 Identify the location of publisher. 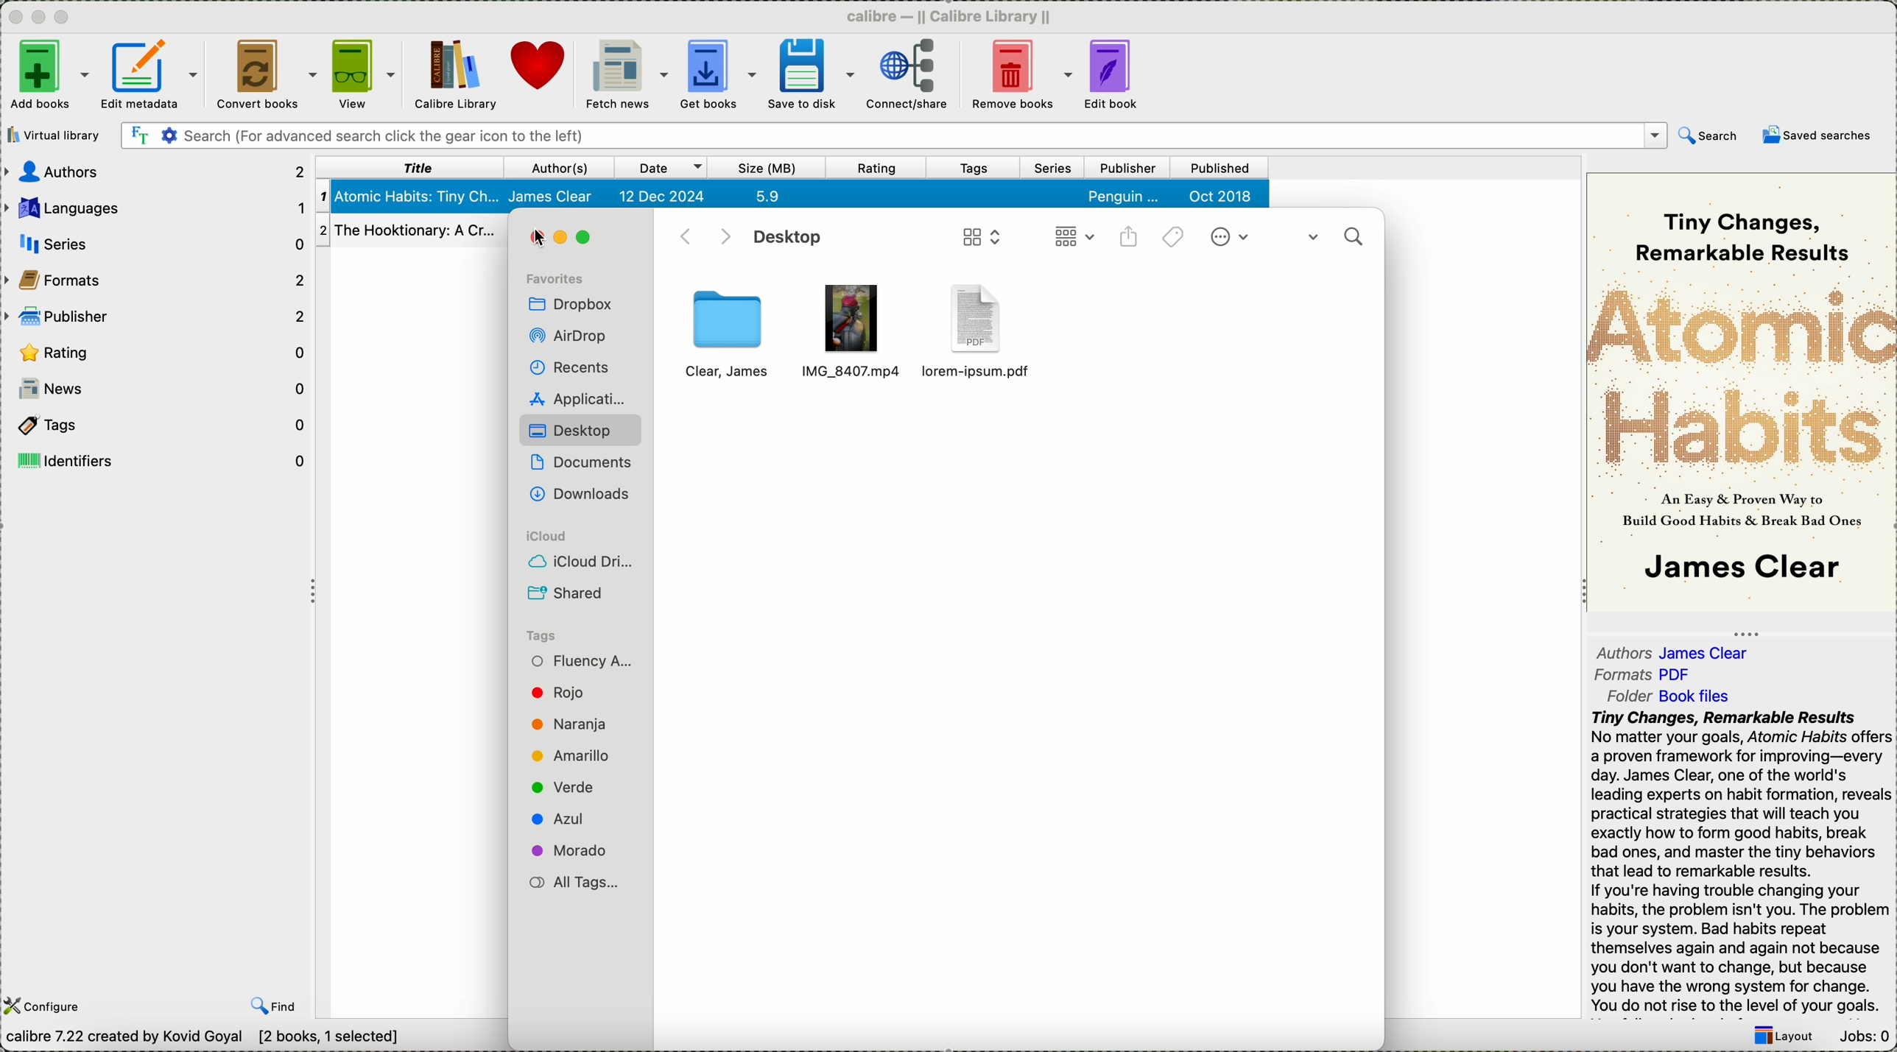
(1127, 168).